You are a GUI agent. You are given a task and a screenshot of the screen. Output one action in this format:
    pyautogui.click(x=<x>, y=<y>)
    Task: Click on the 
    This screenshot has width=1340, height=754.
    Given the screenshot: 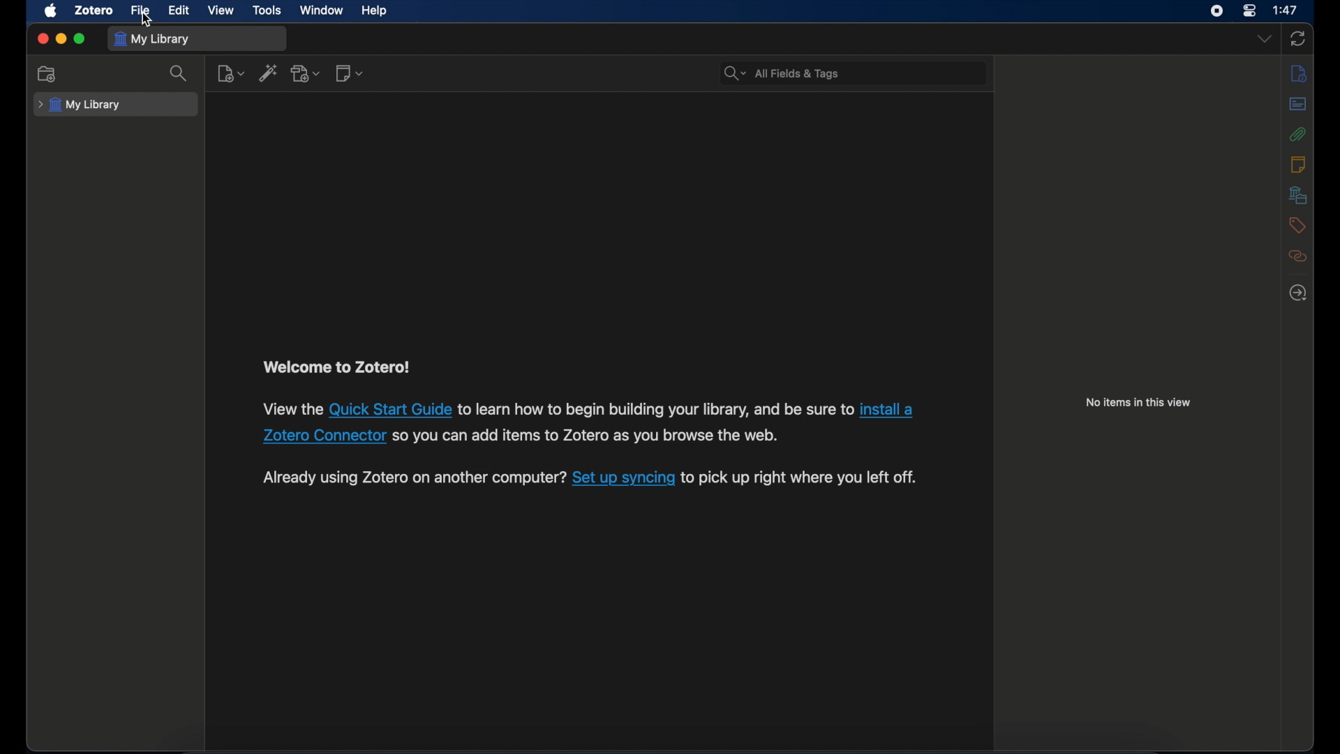 What is the action you would take?
    pyautogui.click(x=389, y=409)
    